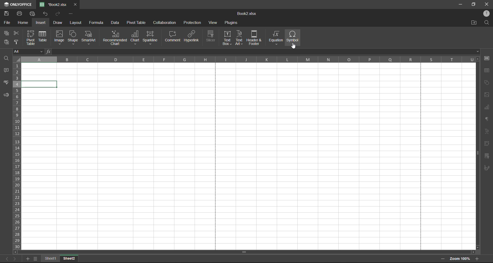 The width and height of the screenshot is (493, 263). Describe the element at coordinates (17, 33) in the screenshot. I see `cut` at that location.